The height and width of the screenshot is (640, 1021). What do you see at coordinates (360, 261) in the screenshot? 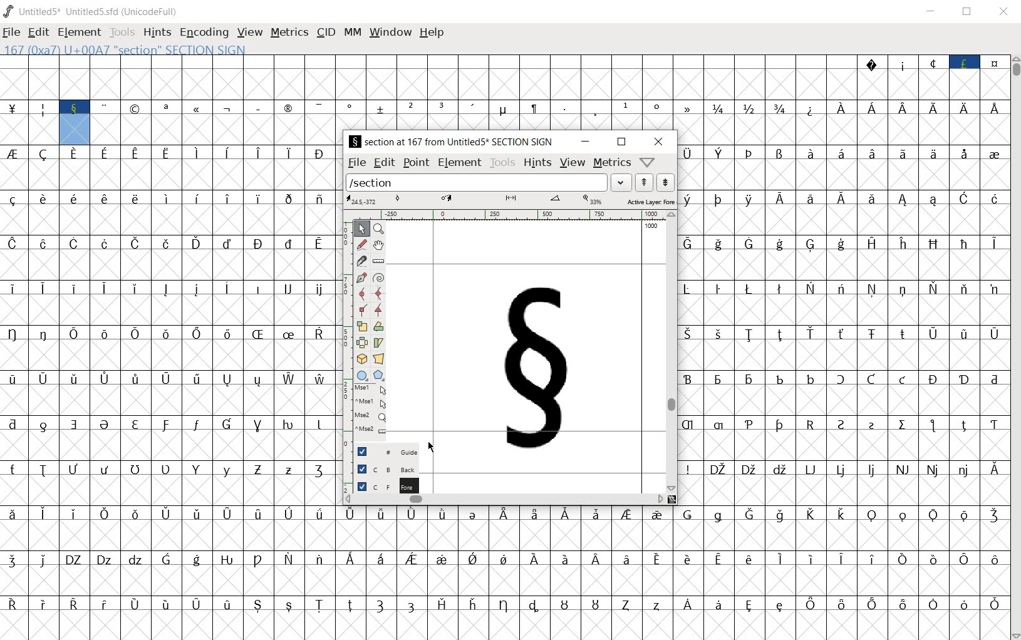
I see `cut splines in two` at bounding box center [360, 261].